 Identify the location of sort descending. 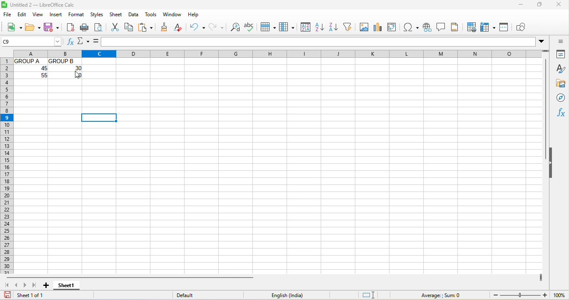
(336, 27).